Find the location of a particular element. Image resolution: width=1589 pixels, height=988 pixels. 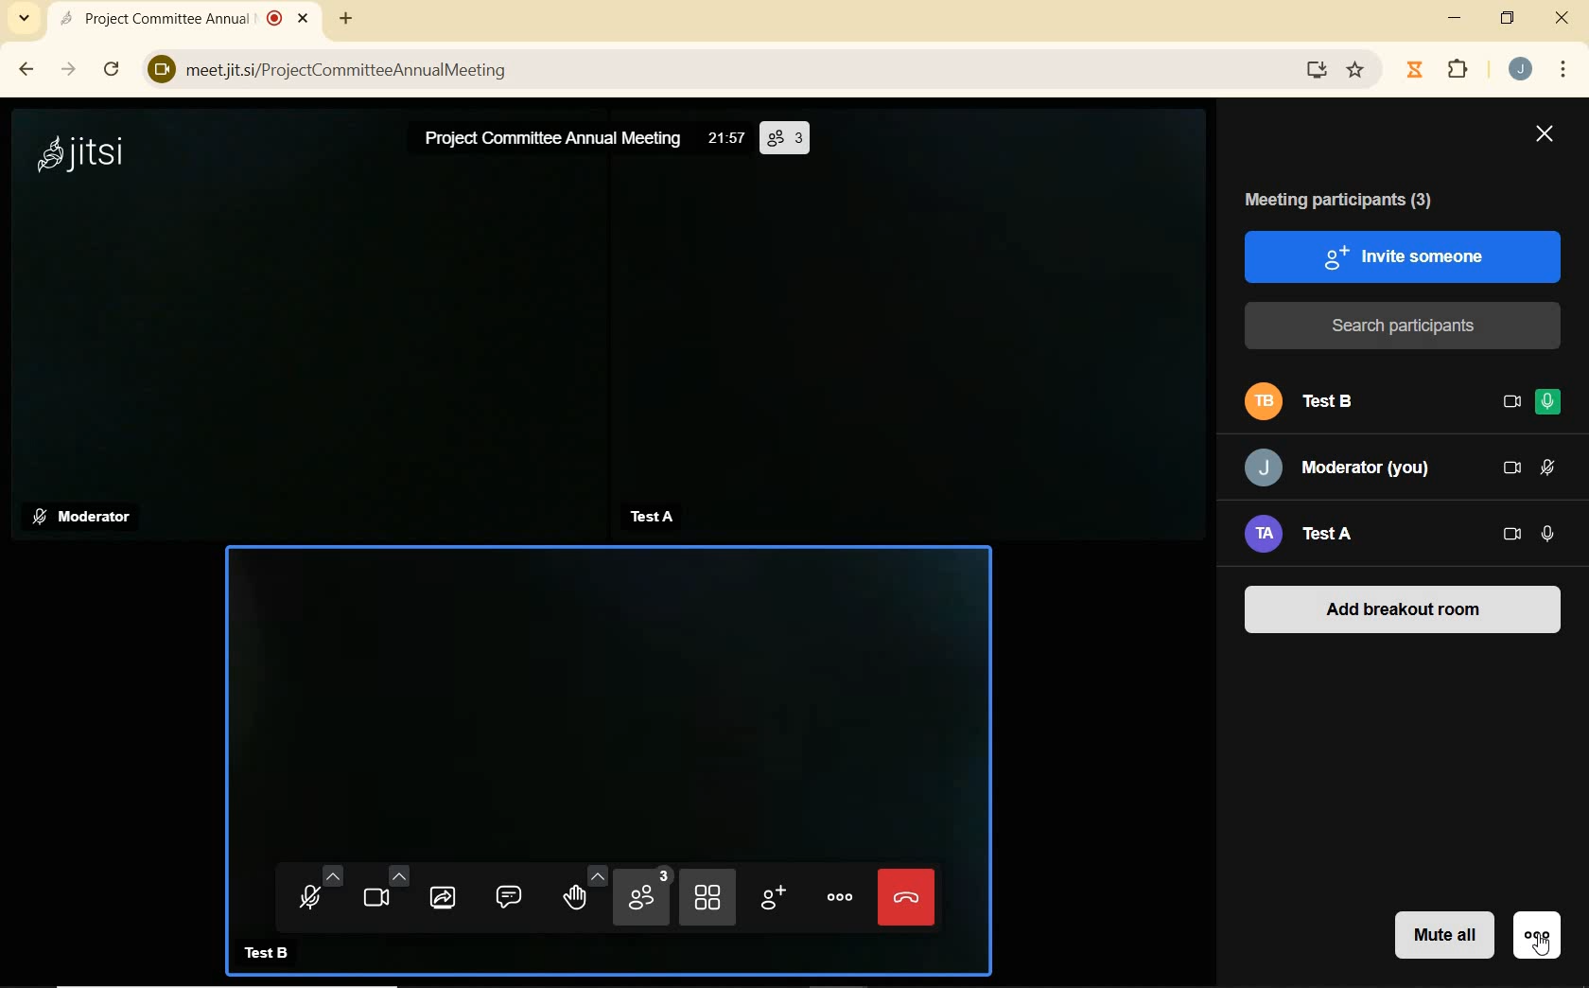

Project Committee Annual Meeting is located at coordinates (555, 141).